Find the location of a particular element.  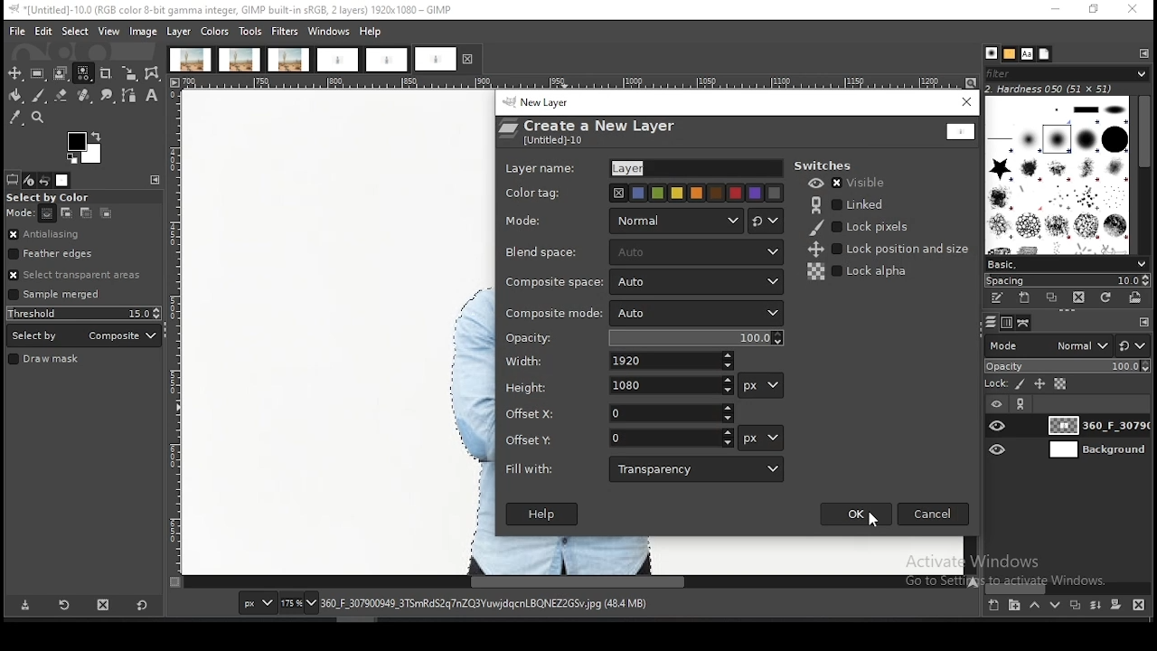

layer visibility on/off is located at coordinates (999, 450).